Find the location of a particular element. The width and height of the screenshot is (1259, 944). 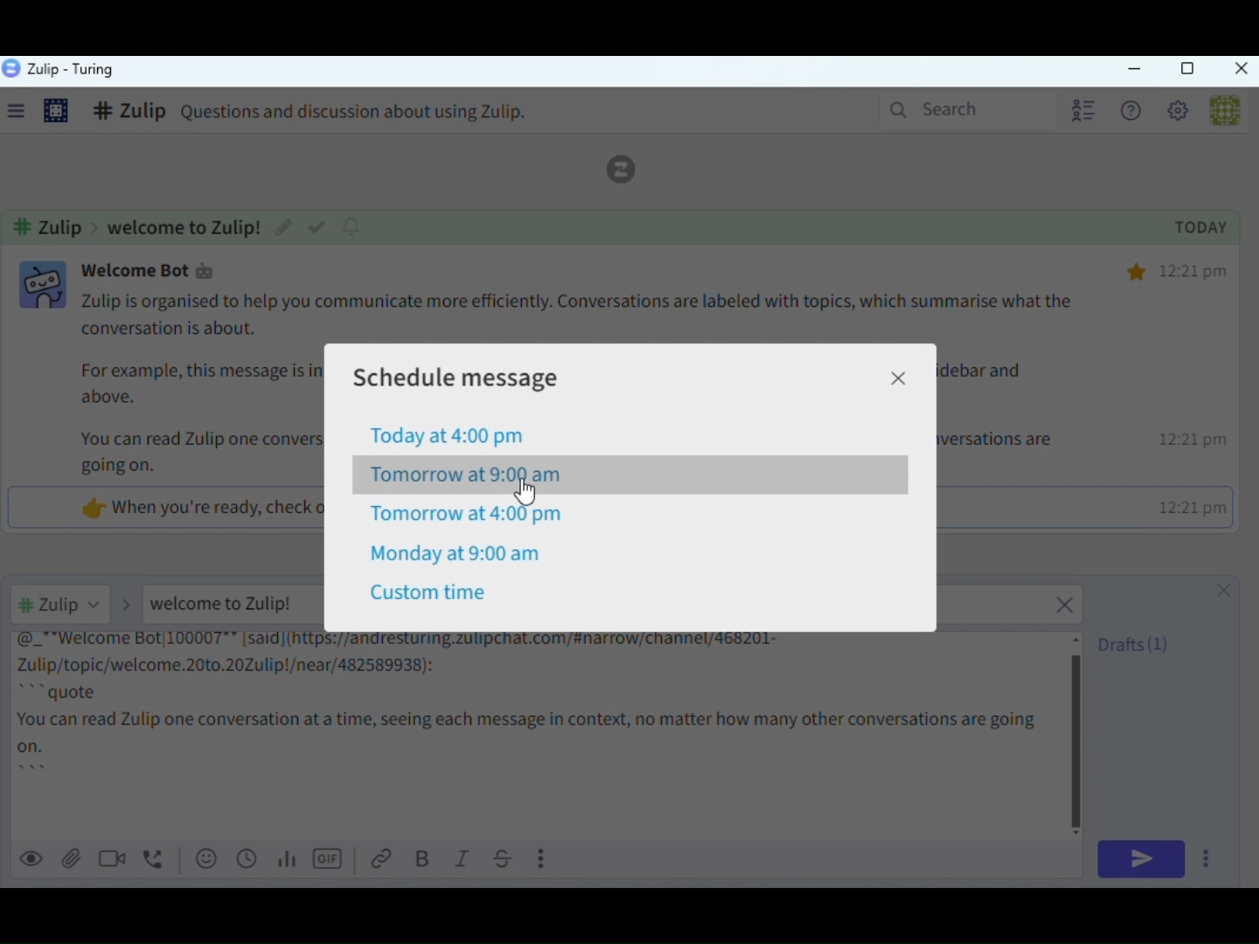

Tomorrow at 4:00 pm is located at coordinates (468, 515).